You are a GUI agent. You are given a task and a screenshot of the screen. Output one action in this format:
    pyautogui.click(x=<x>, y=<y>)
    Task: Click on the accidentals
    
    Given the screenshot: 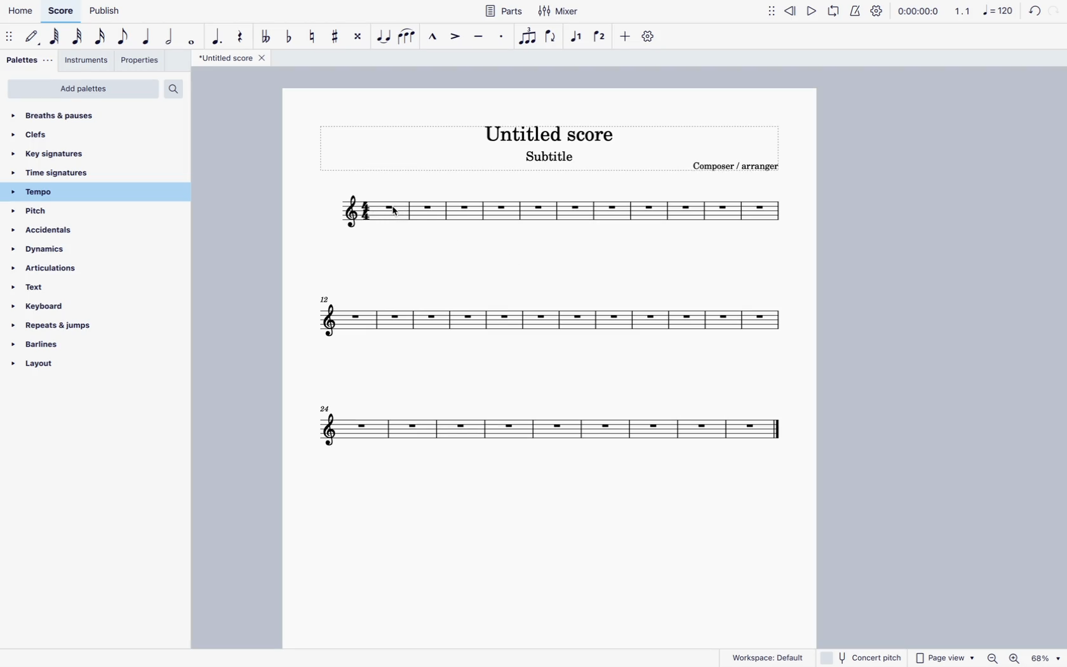 What is the action you would take?
    pyautogui.click(x=64, y=231)
    